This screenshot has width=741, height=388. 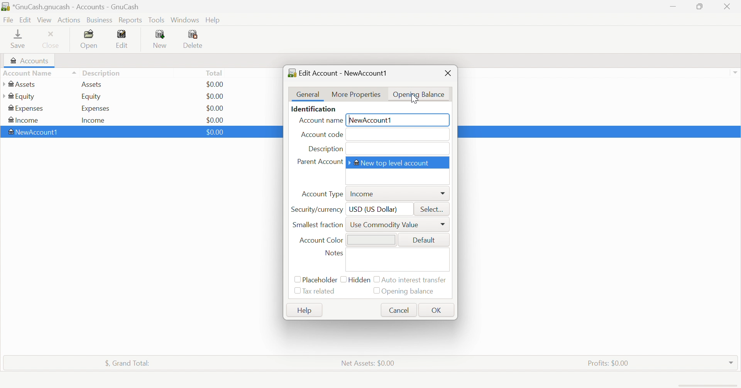 What do you see at coordinates (129, 363) in the screenshot?
I see `$, Grand Total:` at bounding box center [129, 363].